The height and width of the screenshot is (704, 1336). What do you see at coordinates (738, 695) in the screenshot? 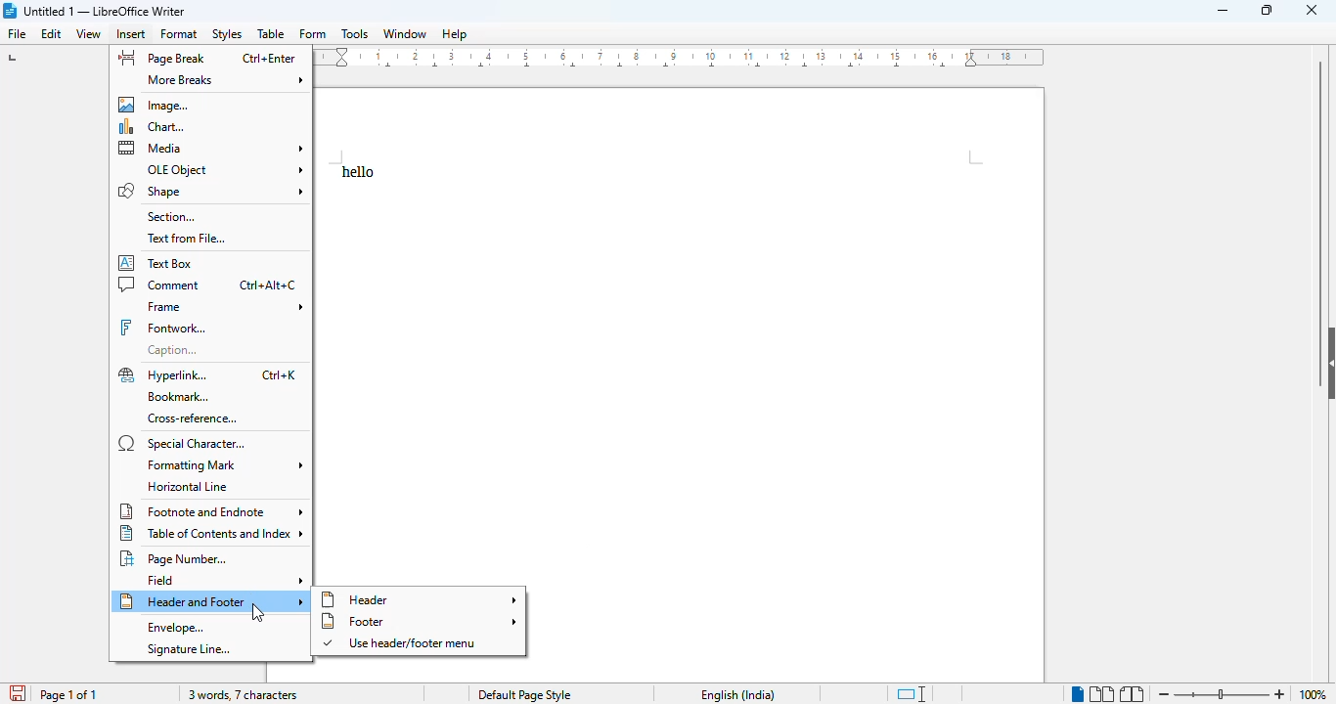
I see `text language` at bounding box center [738, 695].